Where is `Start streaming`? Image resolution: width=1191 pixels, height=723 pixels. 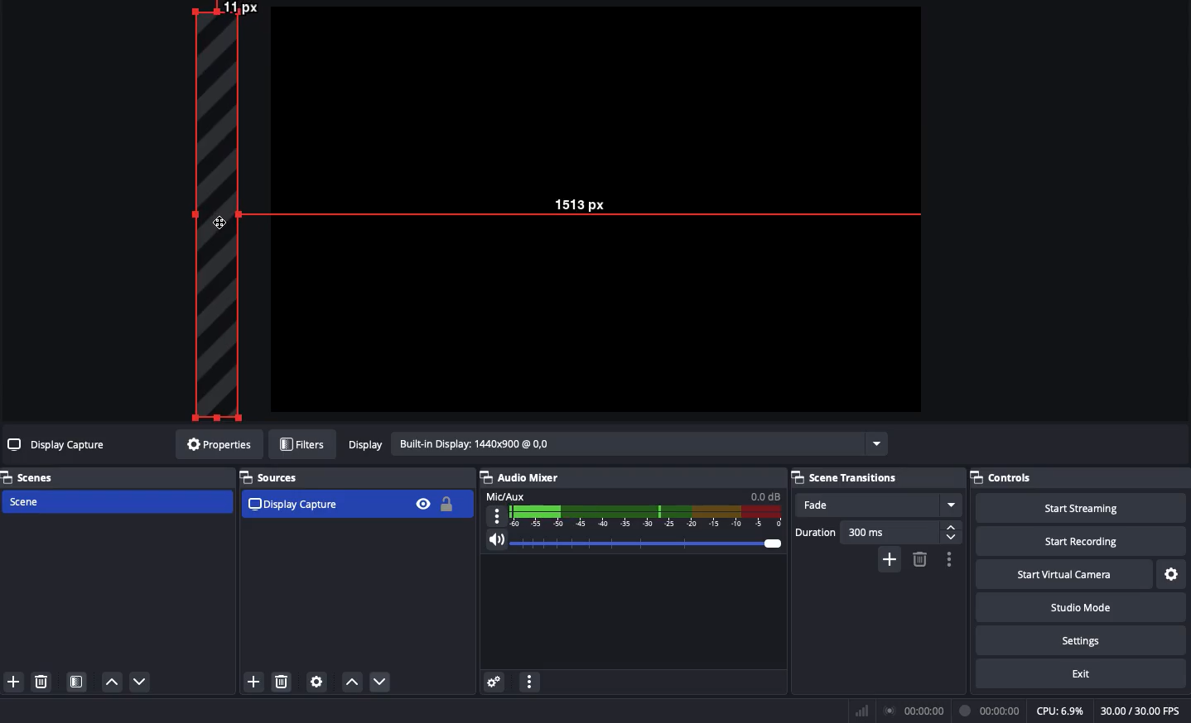 Start streaming is located at coordinates (1083, 506).